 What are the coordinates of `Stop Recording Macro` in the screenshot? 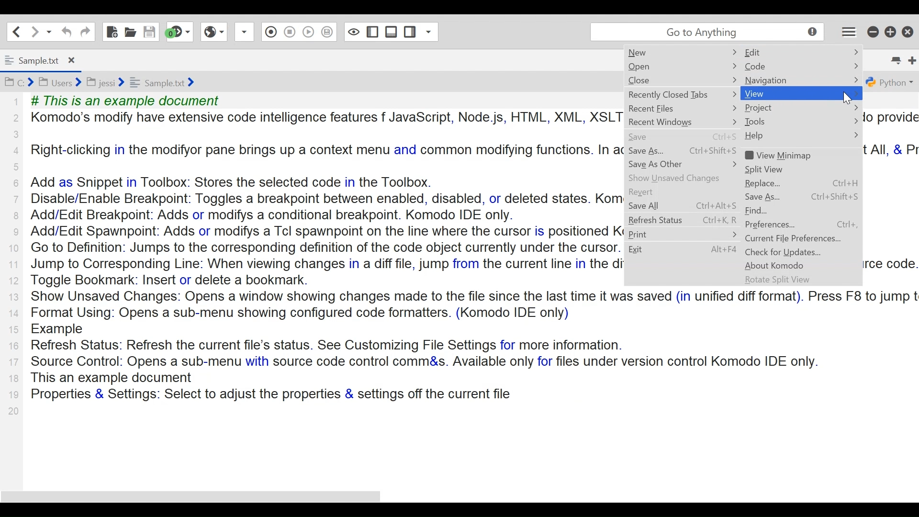 It's located at (270, 31).